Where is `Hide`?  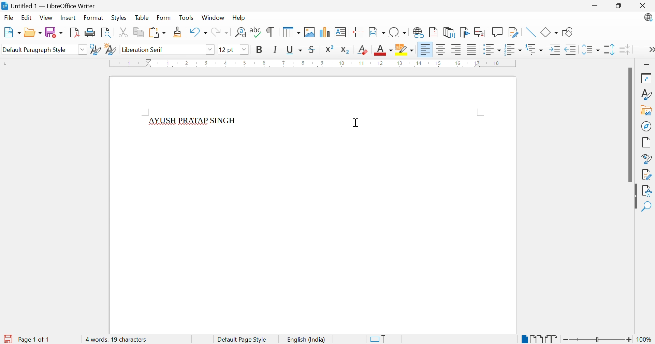 Hide is located at coordinates (635, 199).